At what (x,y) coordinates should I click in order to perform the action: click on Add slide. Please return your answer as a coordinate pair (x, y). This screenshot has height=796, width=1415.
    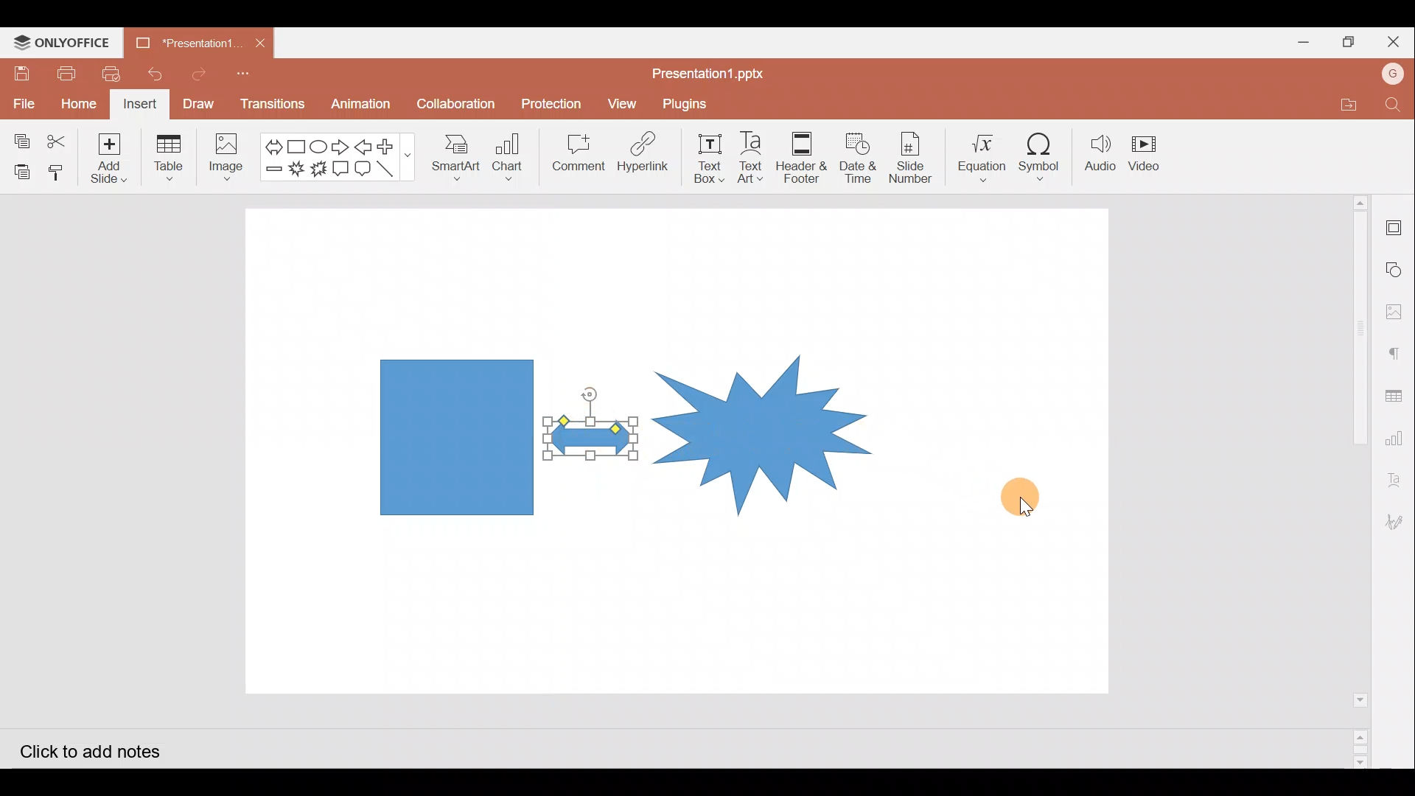
    Looking at the image, I should click on (116, 158).